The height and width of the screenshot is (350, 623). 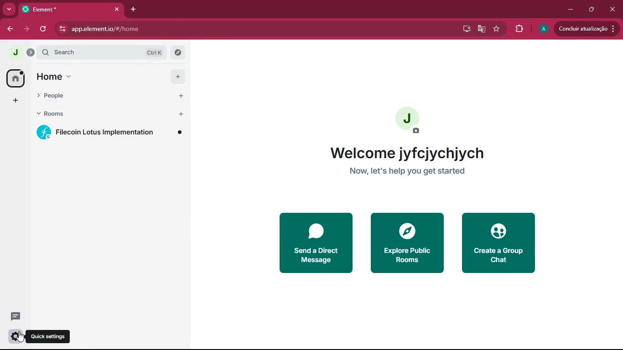 What do you see at coordinates (520, 29) in the screenshot?
I see `extension` at bounding box center [520, 29].